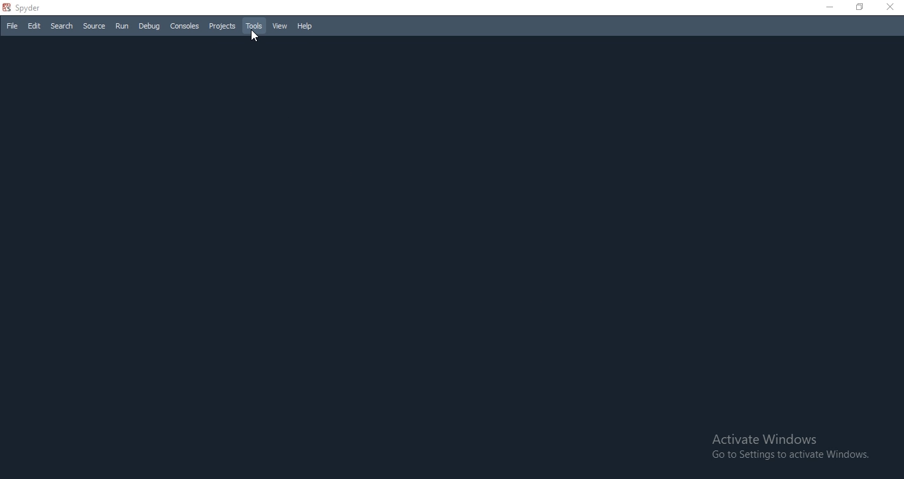  Describe the element at coordinates (222, 27) in the screenshot. I see `Projects` at that location.